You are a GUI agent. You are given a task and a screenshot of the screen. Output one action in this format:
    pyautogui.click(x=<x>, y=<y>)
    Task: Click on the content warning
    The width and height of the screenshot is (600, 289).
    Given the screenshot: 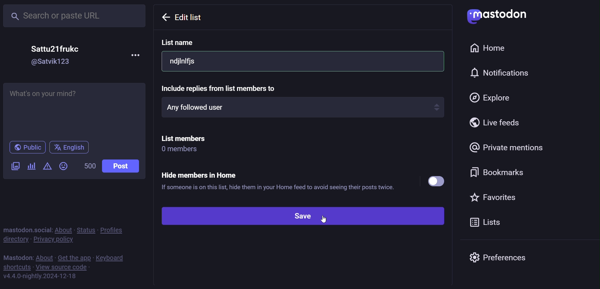 What is the action you would take?
    pyautogui.click(x=48, y=167)
    